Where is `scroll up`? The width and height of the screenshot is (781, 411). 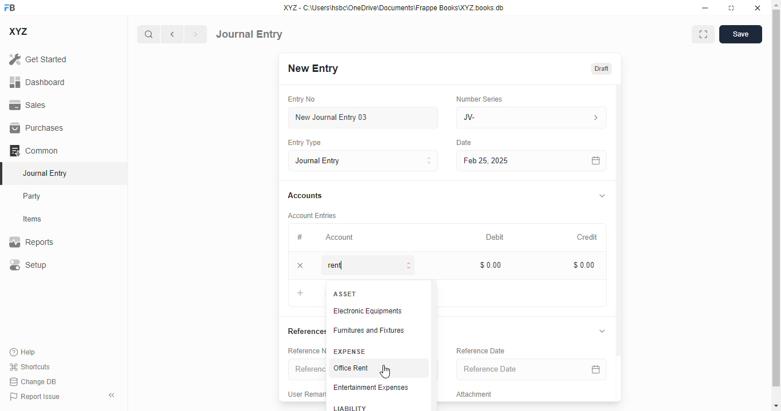 scroll up is located at coordinates (776, 5).